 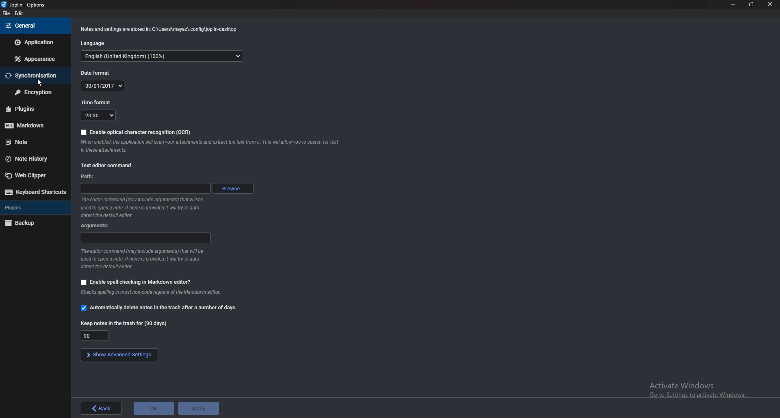 What do you see at coordinates (32, 175) in the screenshot?
I see `web clipper` at bounding box center [32, 175].